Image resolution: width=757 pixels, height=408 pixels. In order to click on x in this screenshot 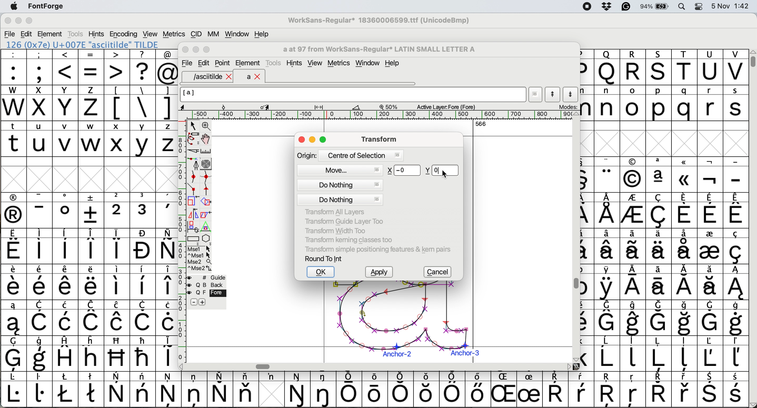, I will do `click(39, 103)`.